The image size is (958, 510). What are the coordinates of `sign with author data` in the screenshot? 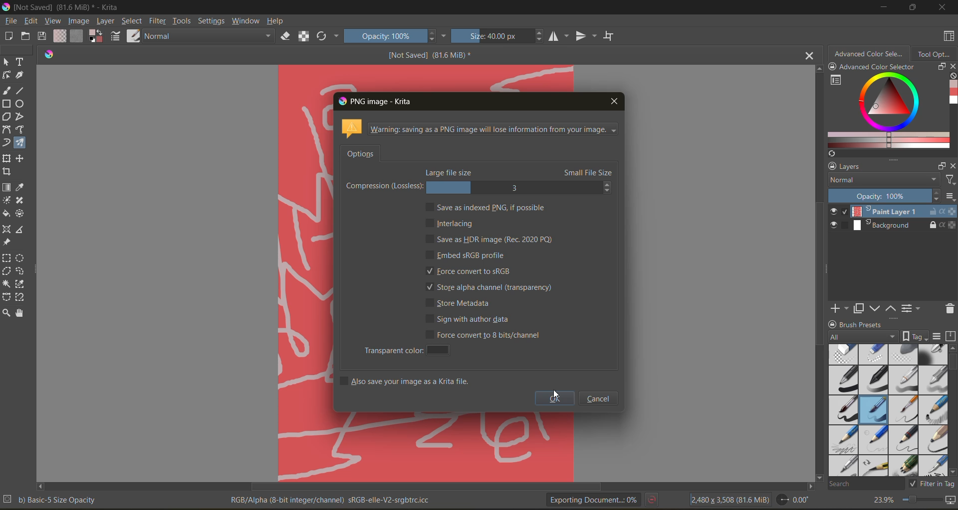 It's located at (471, 319).